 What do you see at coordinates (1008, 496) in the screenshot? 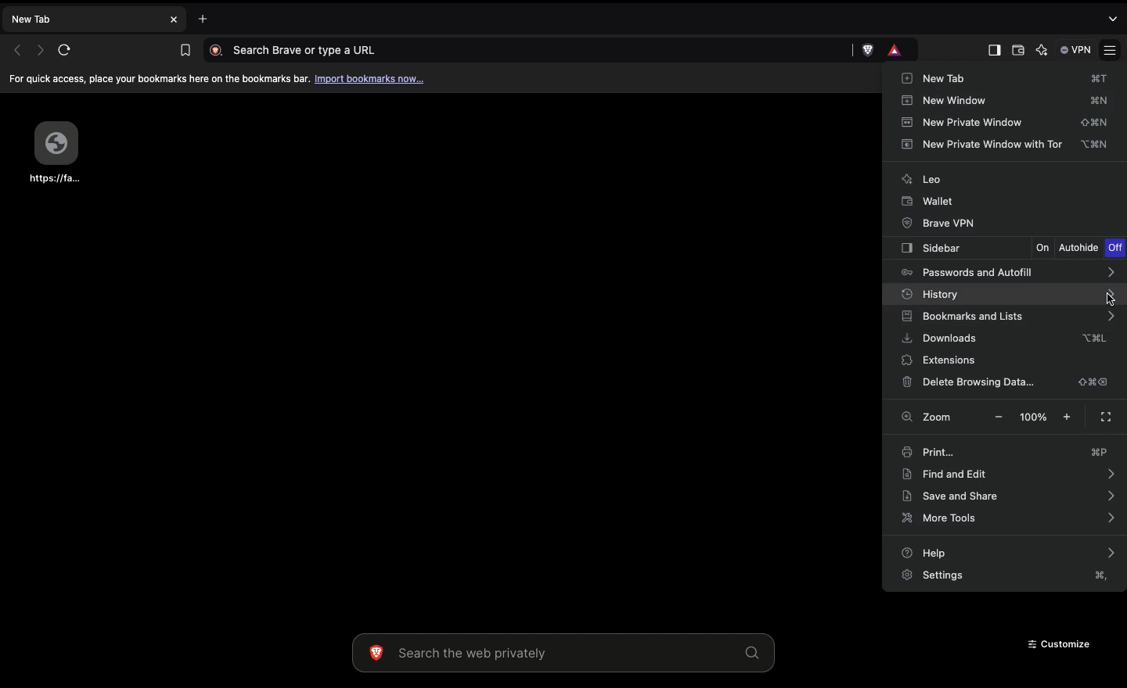
I see `Save and share` at bounding box center [1008, 496].